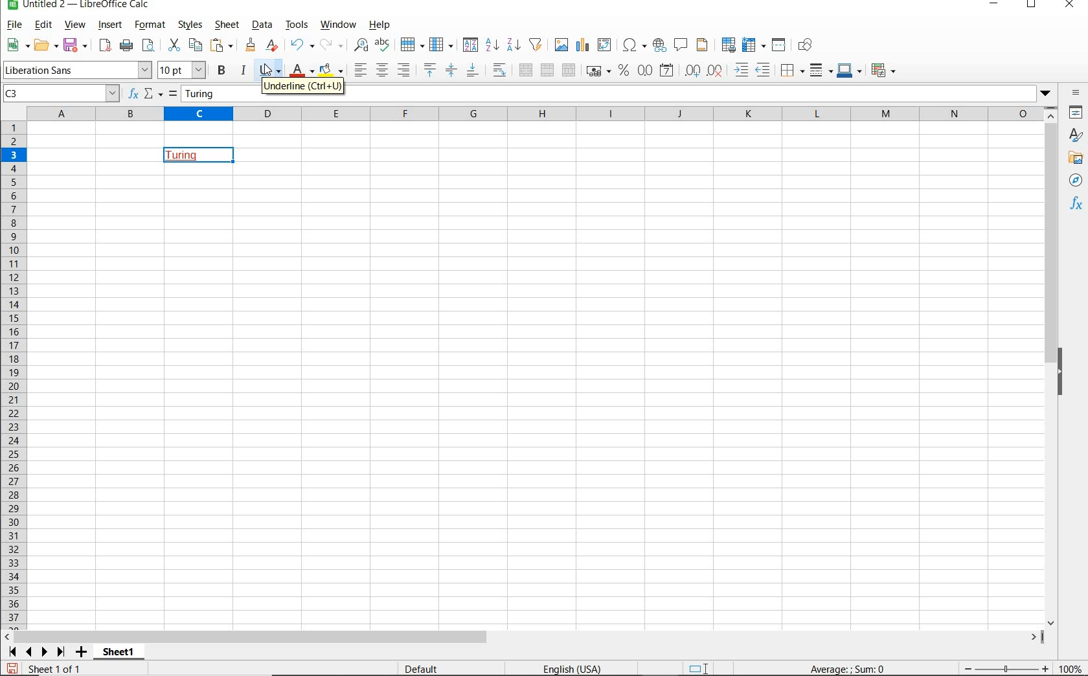 The image size is (1088, 676). What do you see at coordinates (251, 46) in the screenshot?
I see `CLEAR FORMATTING` at bounding box center [251, 46].